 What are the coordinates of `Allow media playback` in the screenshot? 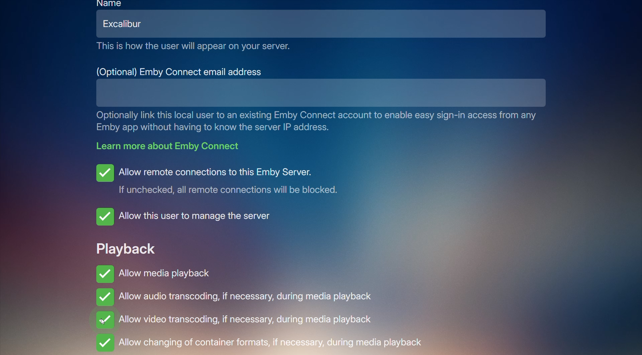 It's located at (153, 272).